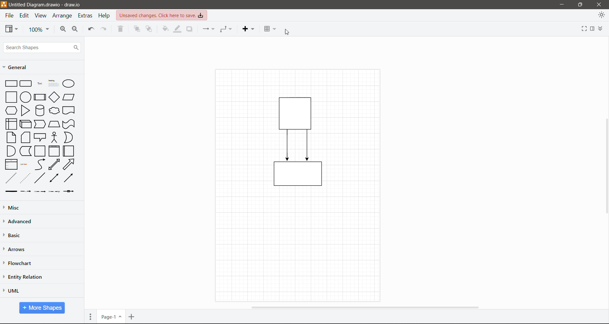 The image size is (609, 324). Describe the element at coordinates (54, 97) in the screenshot. I see `Diamond` at that location.